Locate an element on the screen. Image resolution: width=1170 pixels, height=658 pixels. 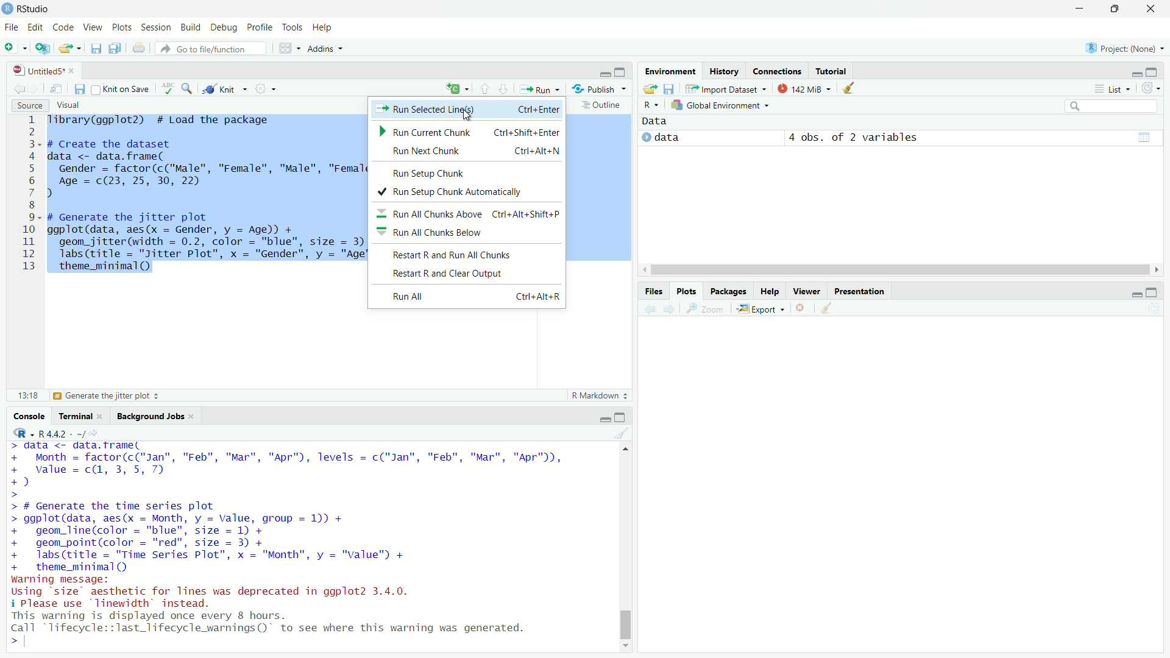
session is located at coordinates (155, 26).